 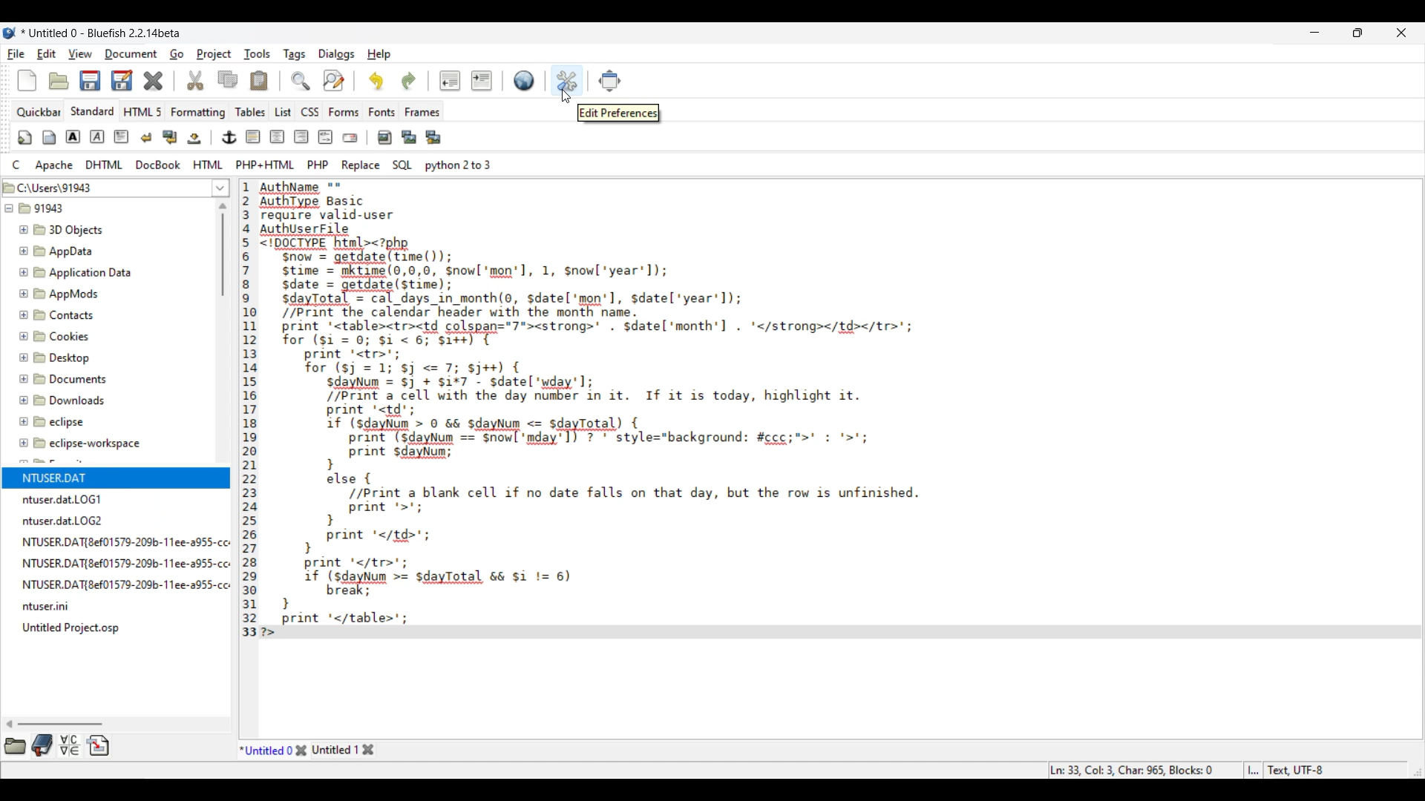 What do you see at coordinates (80, 54) in the screenshot?
I see `View menu` at bounding box center [80, 54].